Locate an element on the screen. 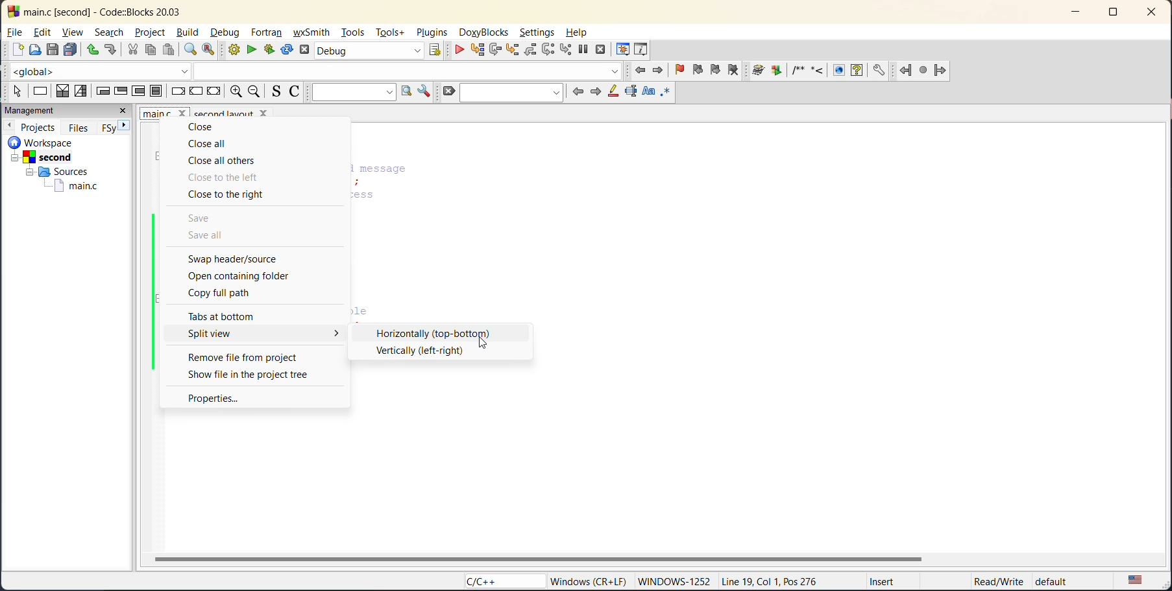 This screenshot has height=591, width=1172. wxsmith is located at coordinates (310, 32).